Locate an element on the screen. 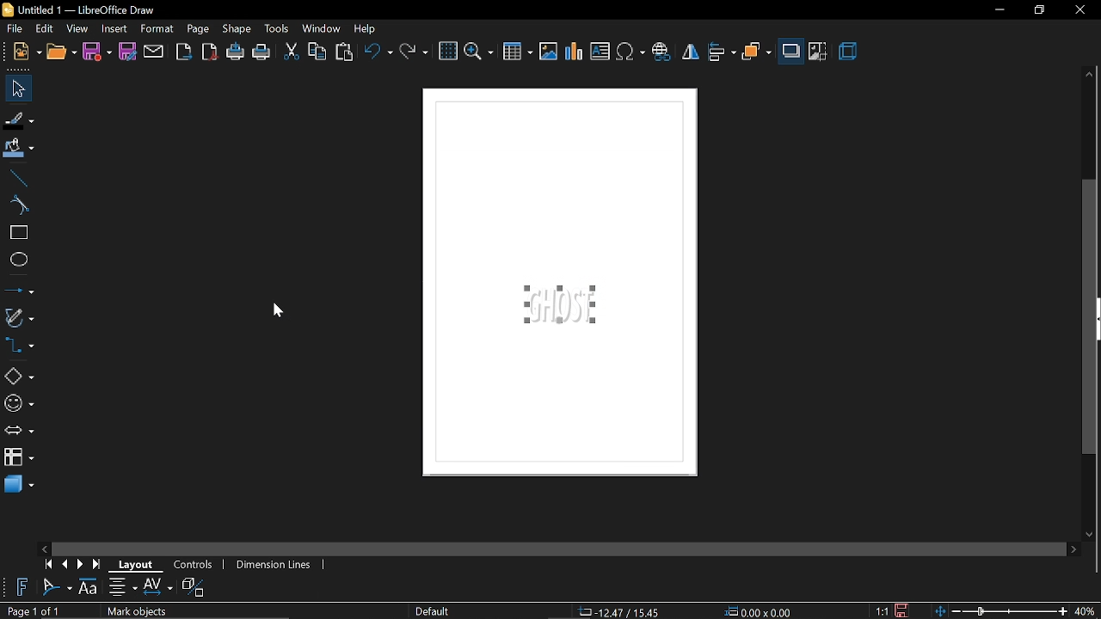 Image resolution: width=1101 pixels, height=619 pixels. Default is located at coordinates (433, 612).